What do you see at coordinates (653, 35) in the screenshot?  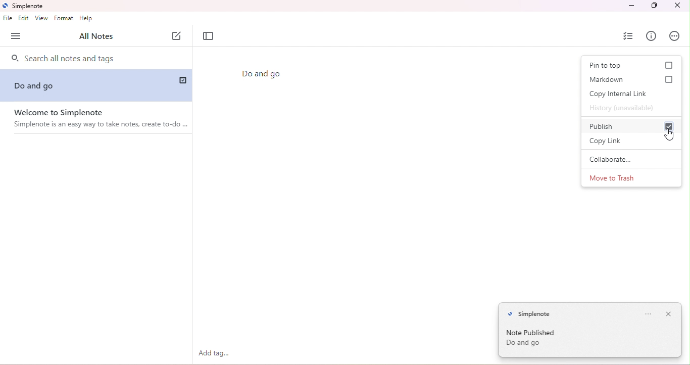 I see `info` at bounding box center [653, 35].